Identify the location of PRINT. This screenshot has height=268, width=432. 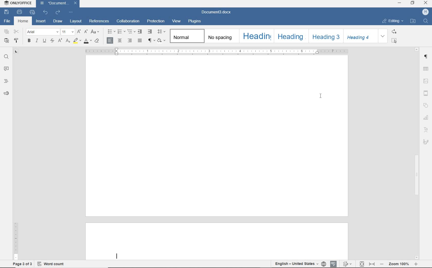
(20, 12).